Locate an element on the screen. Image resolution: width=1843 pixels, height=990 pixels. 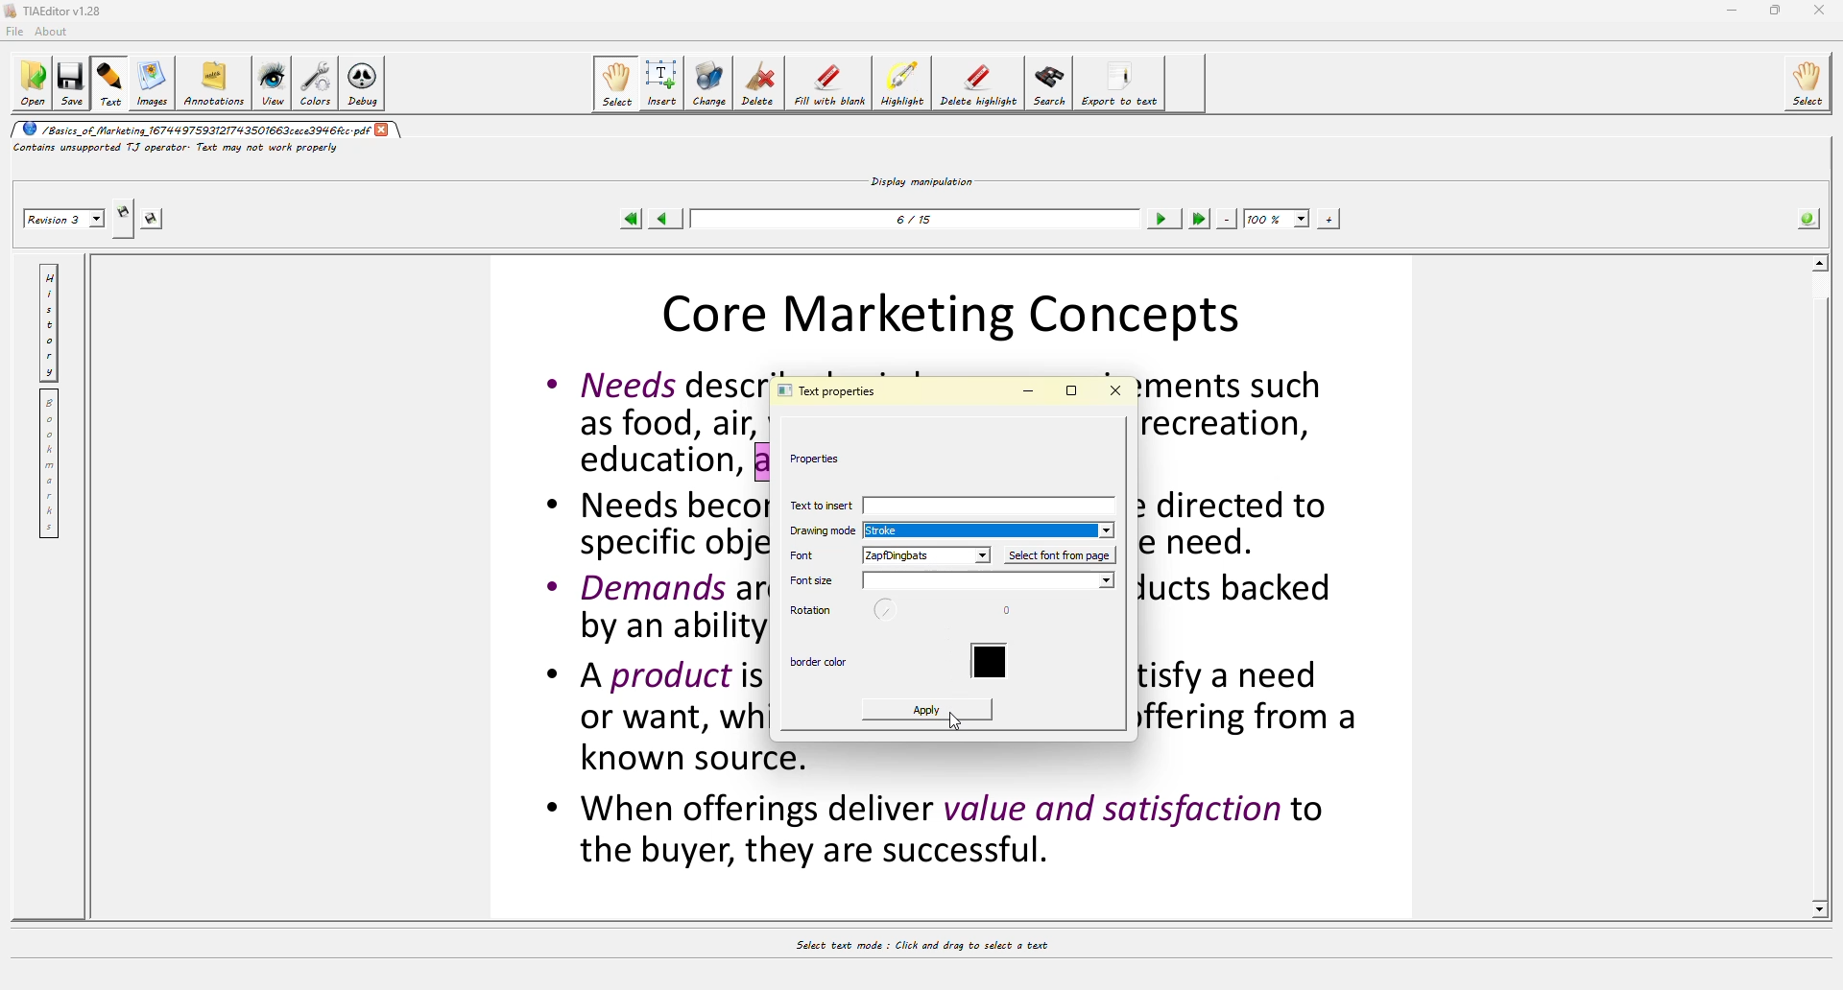
export to text is located at coordinates (1115, 81).